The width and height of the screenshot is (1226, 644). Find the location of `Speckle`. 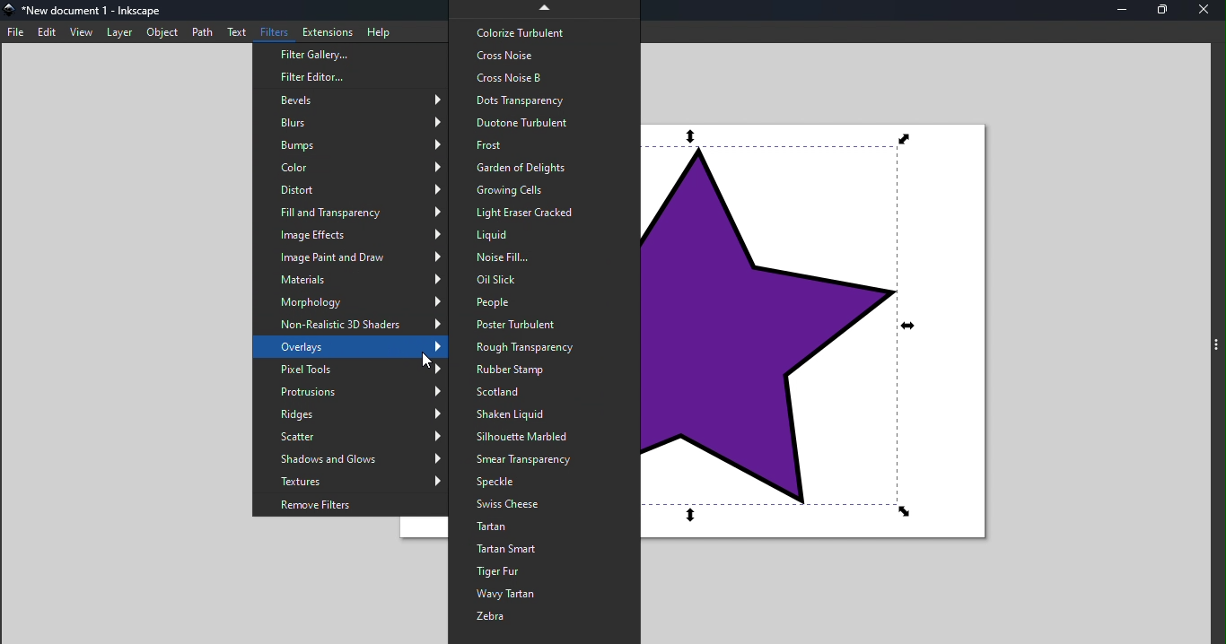

Speckle is located at coordinates (545, 483).